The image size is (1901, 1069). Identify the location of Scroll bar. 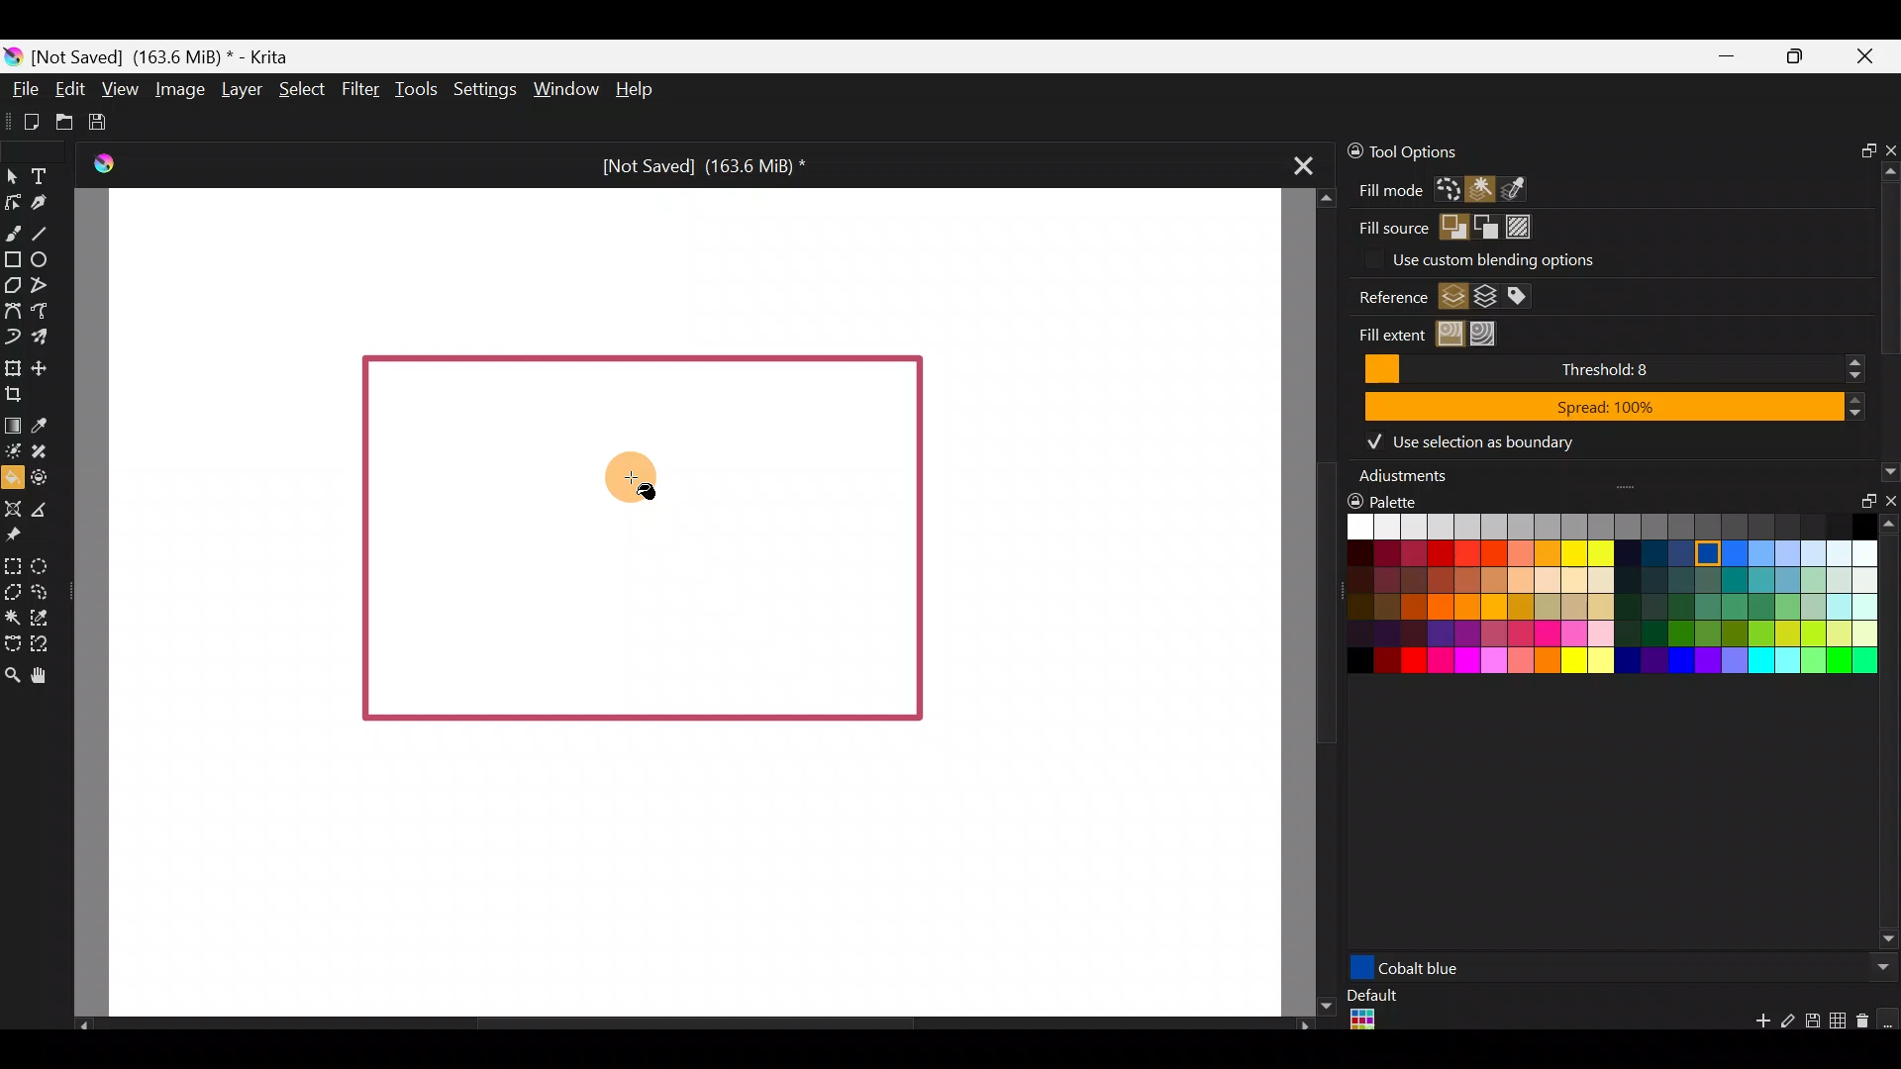
(1314, 603).